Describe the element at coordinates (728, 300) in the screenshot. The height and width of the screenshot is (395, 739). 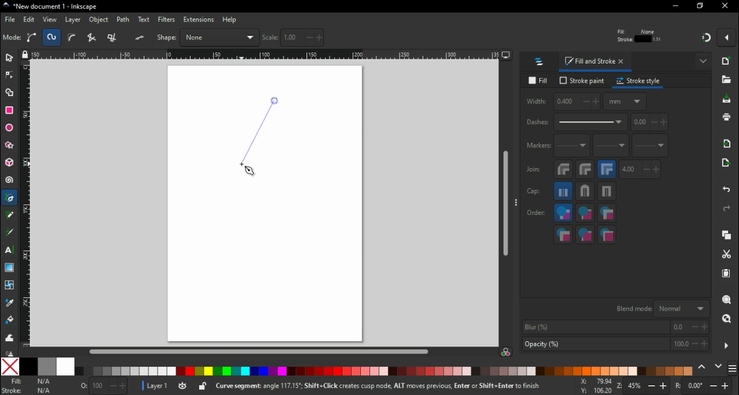
I see `zoom selection` at that location.